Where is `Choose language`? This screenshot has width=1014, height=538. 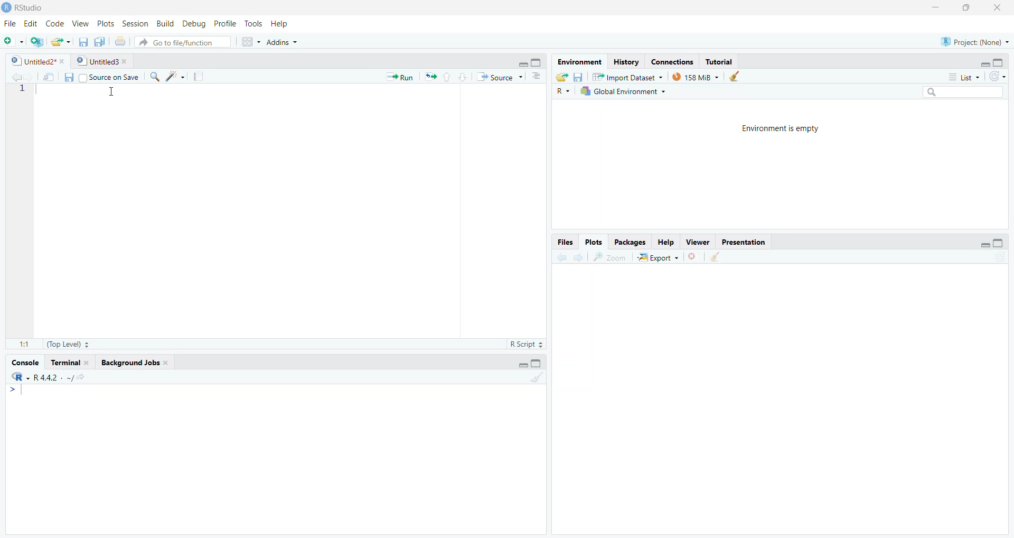 Choose language is located at coordinates (564, 90).